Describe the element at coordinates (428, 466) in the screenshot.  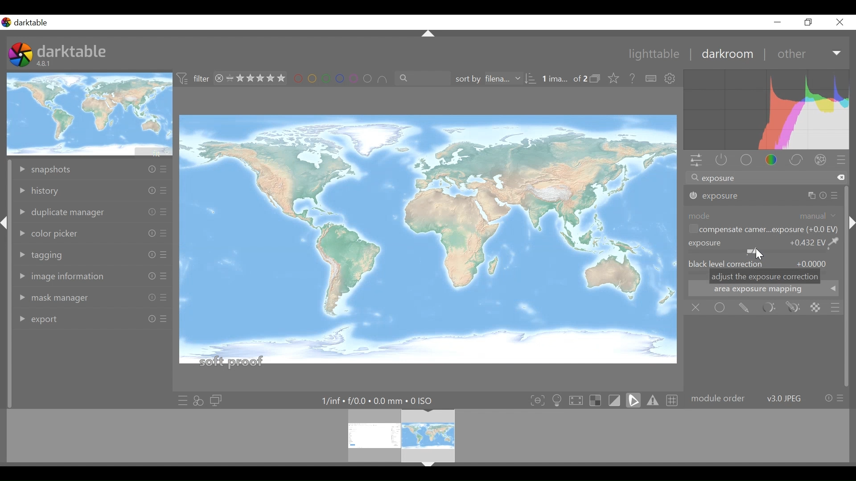
I see `` at that location.